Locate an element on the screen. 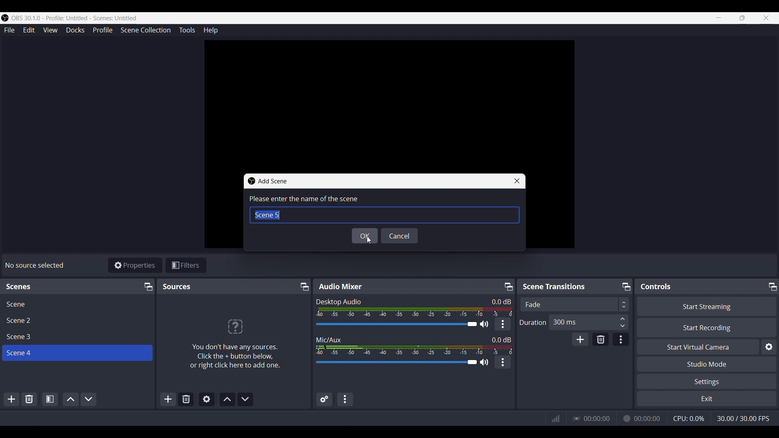 The image size is (779, 438). Text is located at coordinates (24, 287).